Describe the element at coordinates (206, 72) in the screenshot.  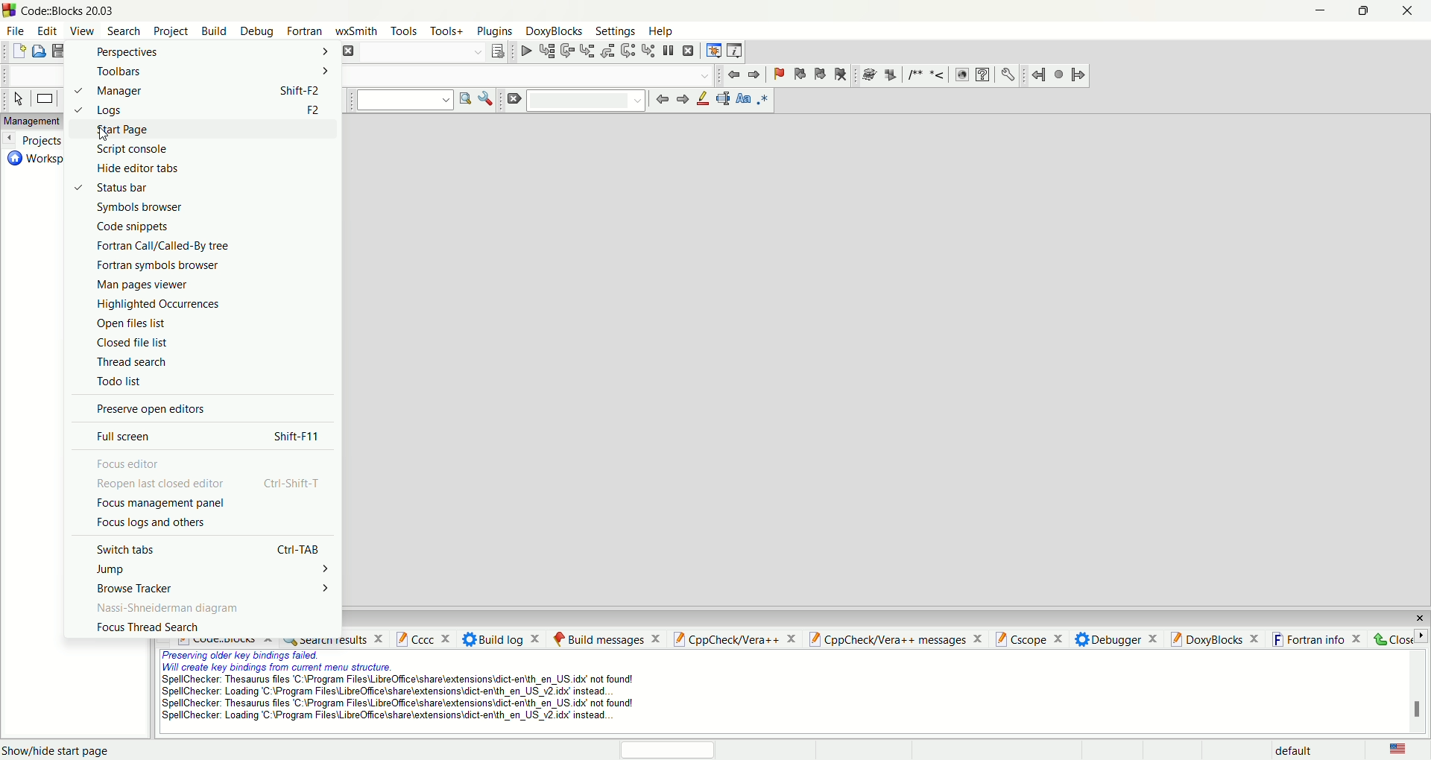
I see `toolbars` at that location.